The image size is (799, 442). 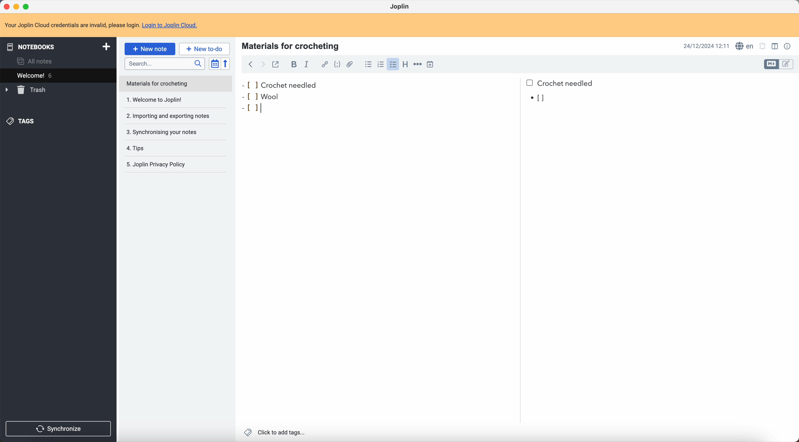 What do you see at coordinates (250, 65) in the screenshot?
I see `back` at bounding box center [250, 65].